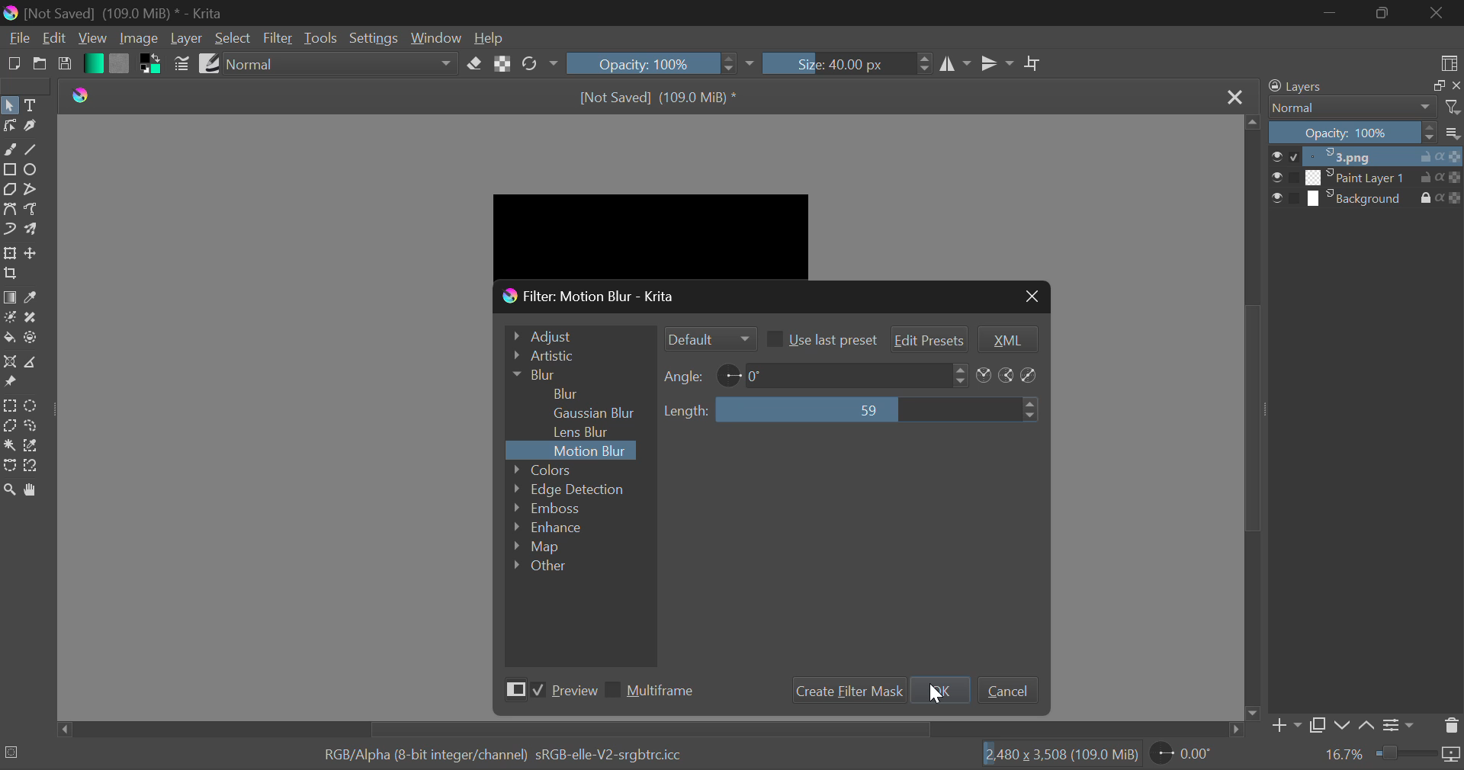 This screenshot has height=770, width=1464. Describe the element at coordinates (600, 412) in the screenshot. I see `Gaussian Blur` at that location.